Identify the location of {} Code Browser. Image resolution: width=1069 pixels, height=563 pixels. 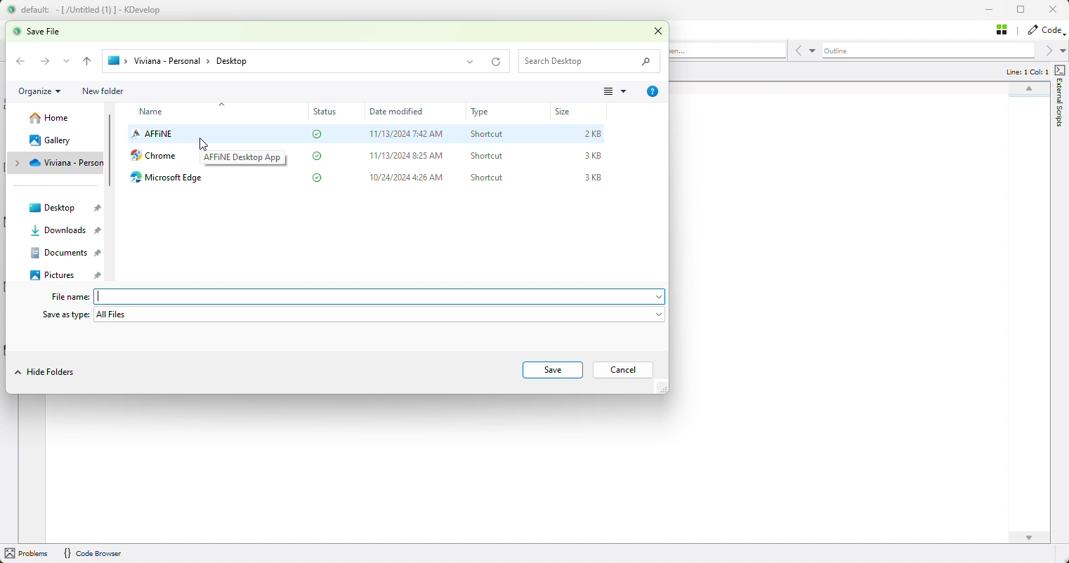
(93, 554).